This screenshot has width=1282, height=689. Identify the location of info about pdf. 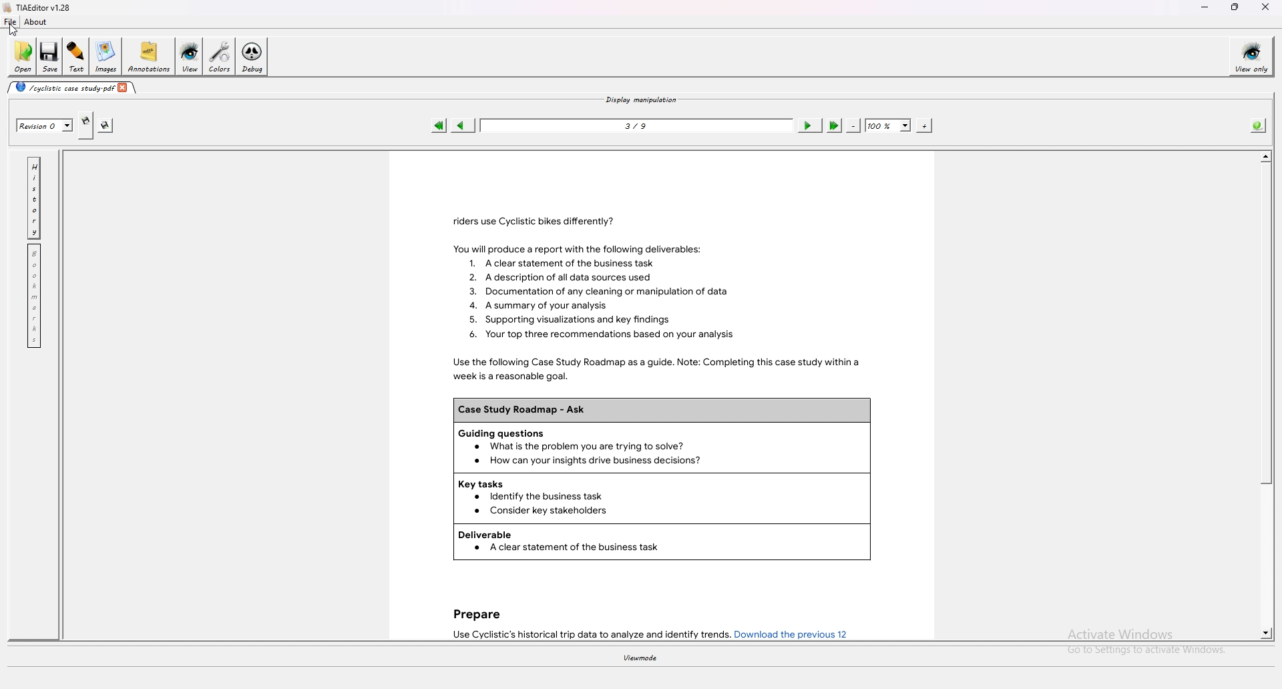
(1258, 125).